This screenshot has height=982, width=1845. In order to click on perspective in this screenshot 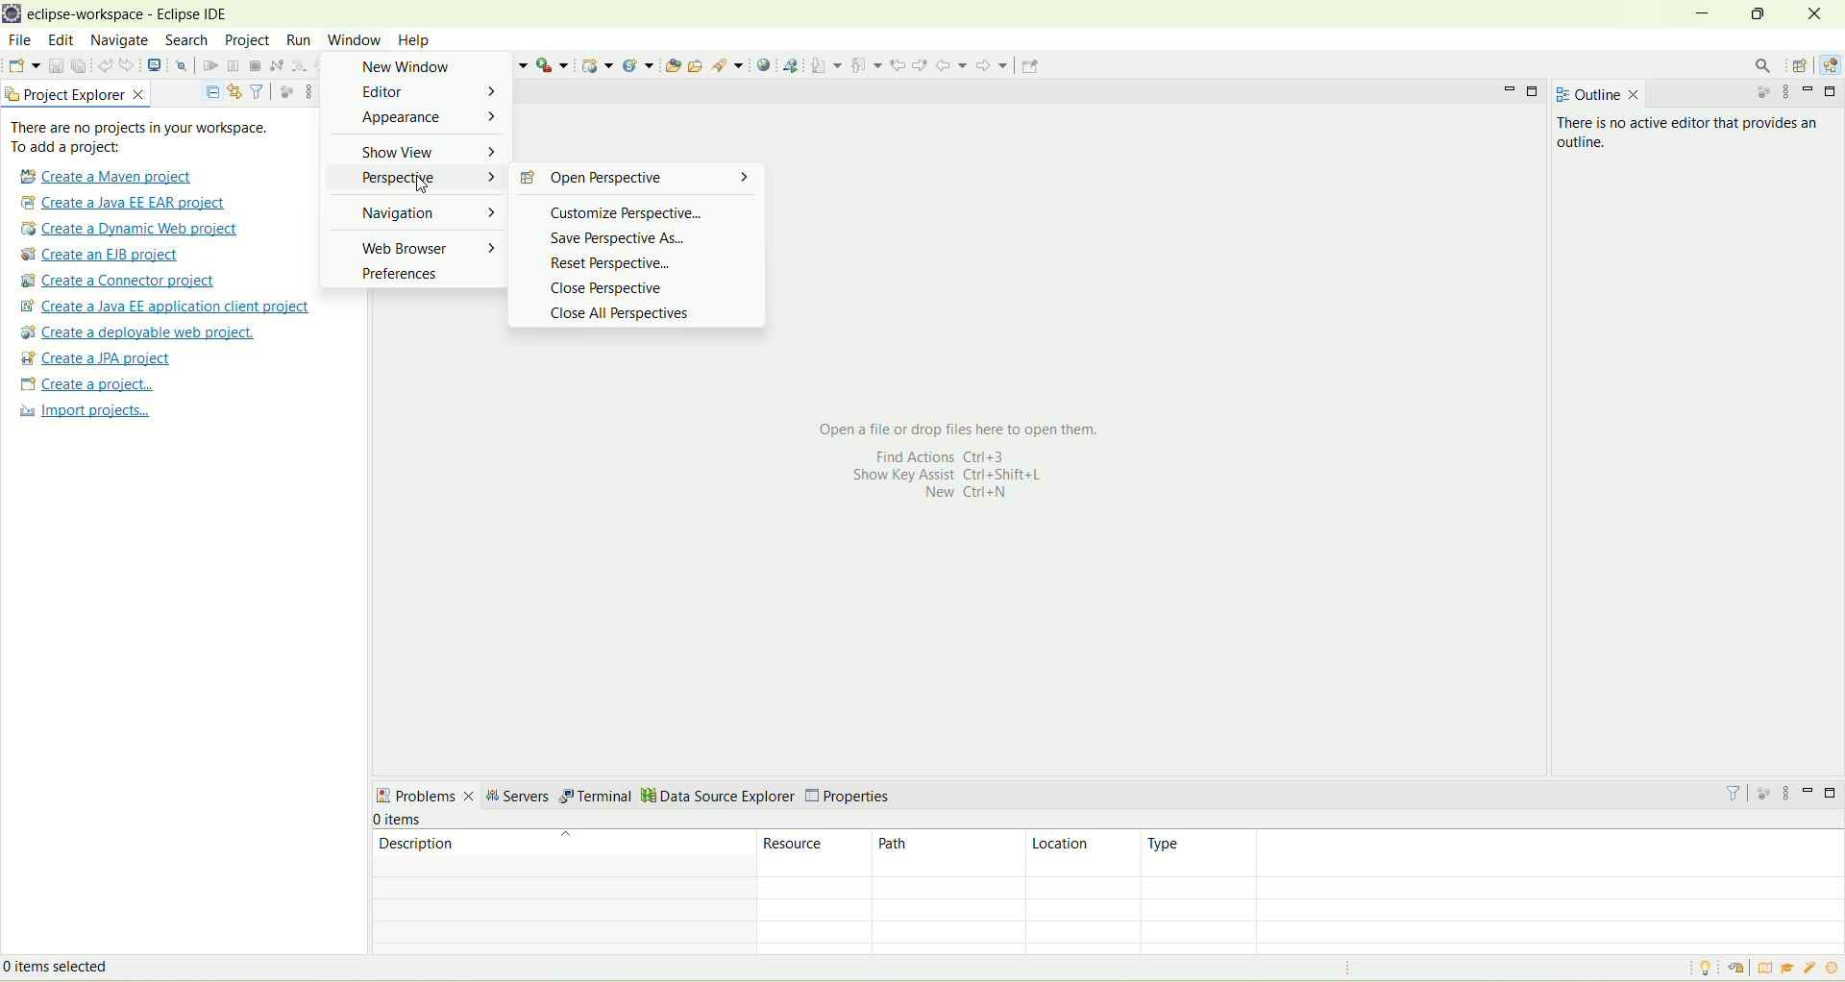, I will do `click(419, 178)`.